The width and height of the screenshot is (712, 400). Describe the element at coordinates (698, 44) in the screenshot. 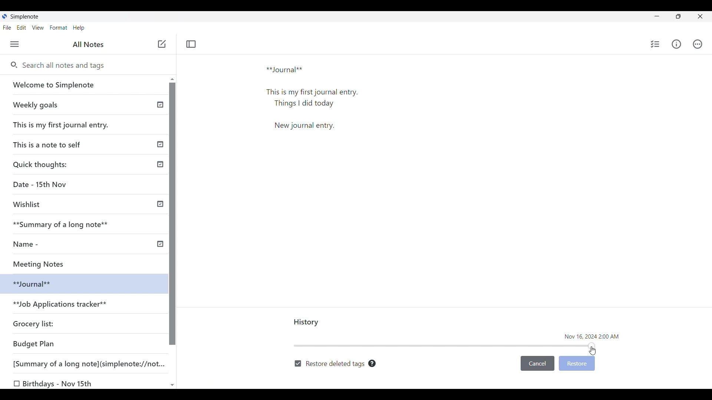

I see `Actions` at that location.